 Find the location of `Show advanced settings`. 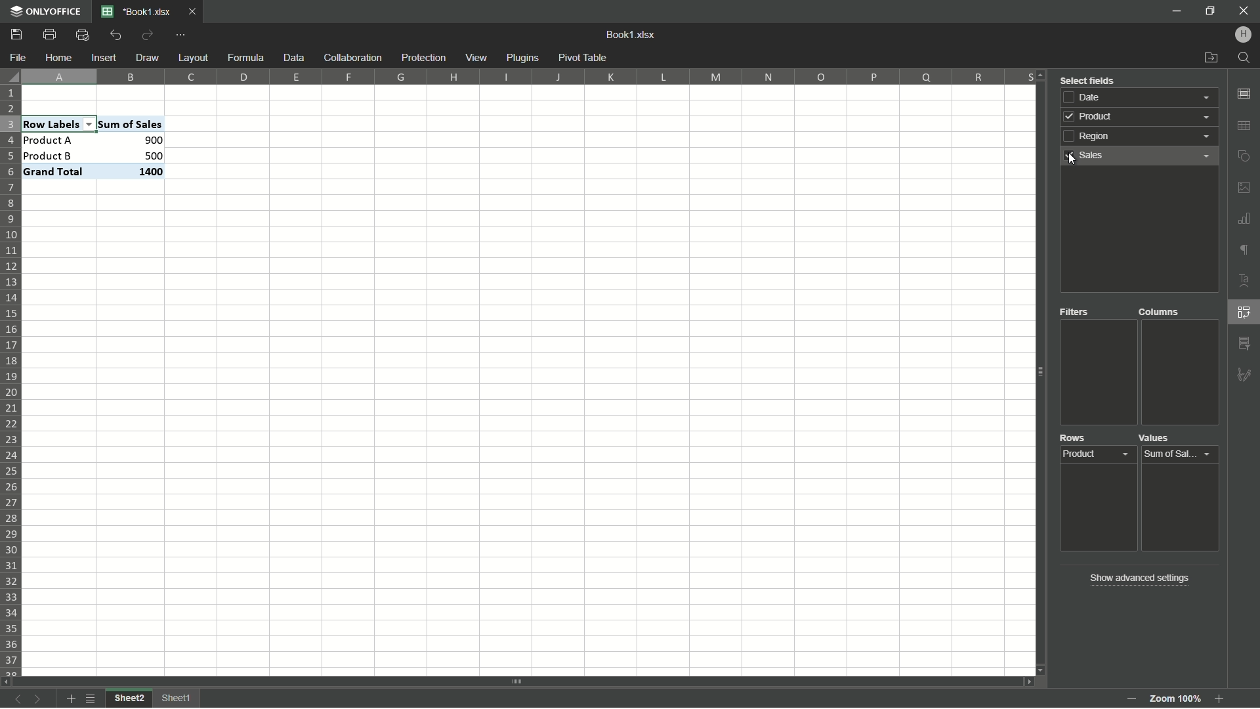

Show advanced settings is located at coordinates (1137, 578).